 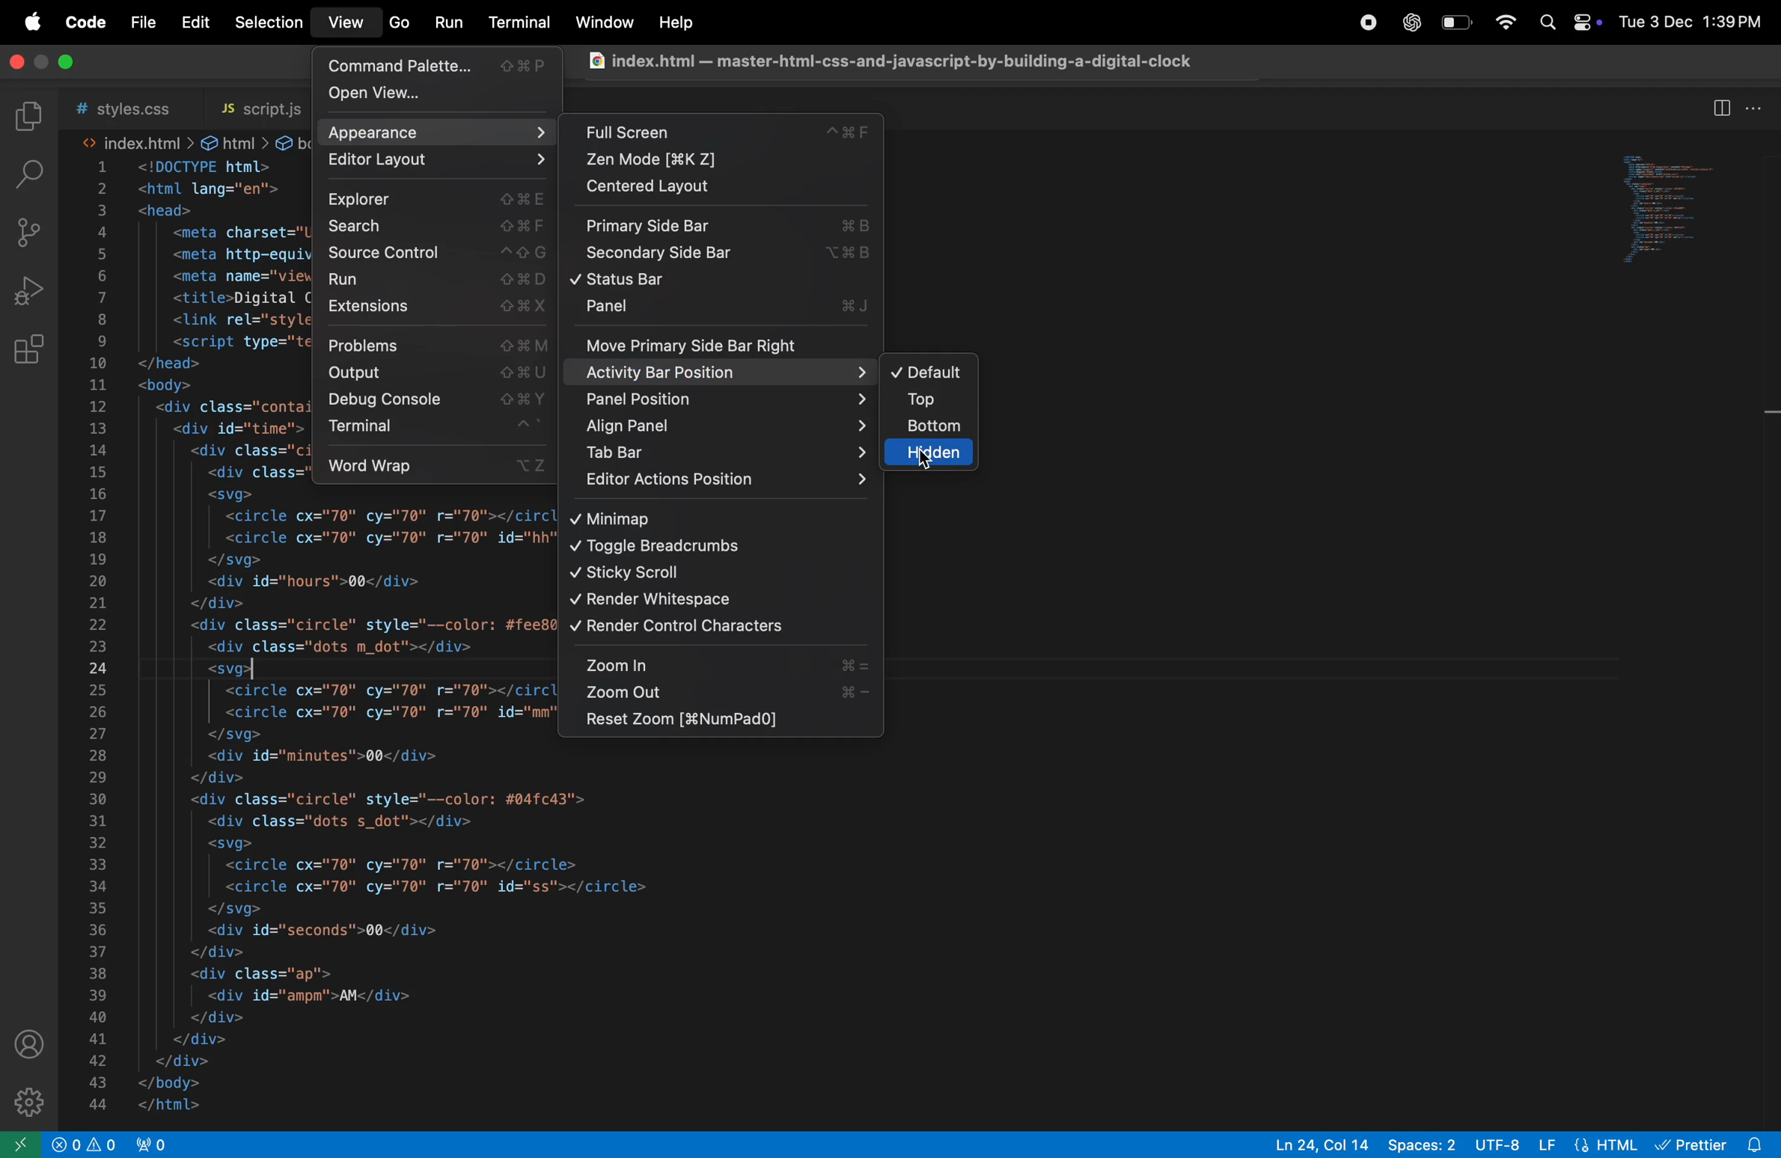 I want to click on minimap, so click(x=700, y=518).